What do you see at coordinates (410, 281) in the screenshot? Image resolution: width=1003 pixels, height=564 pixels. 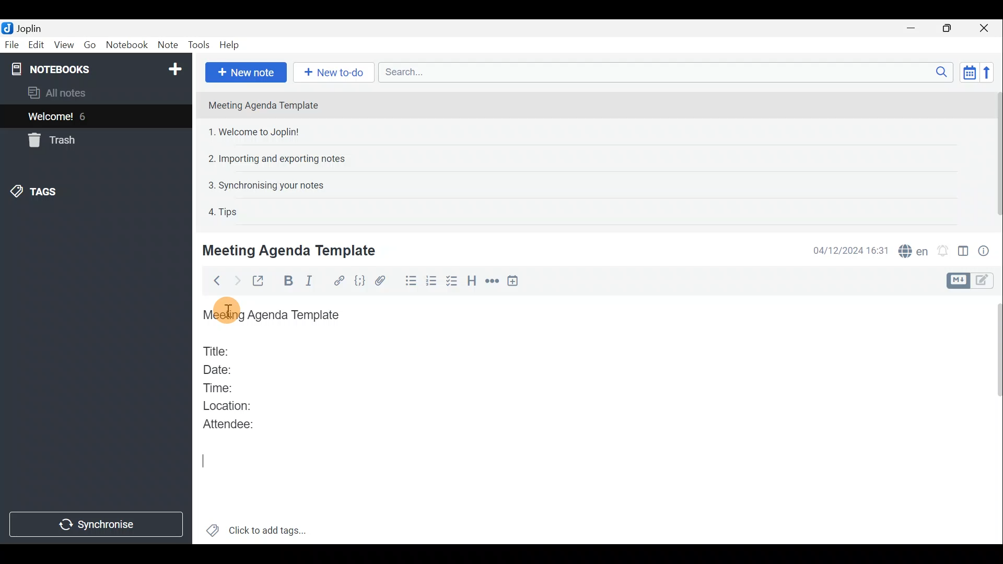 I see `Bulleted list` at bounding box center [410, 281].